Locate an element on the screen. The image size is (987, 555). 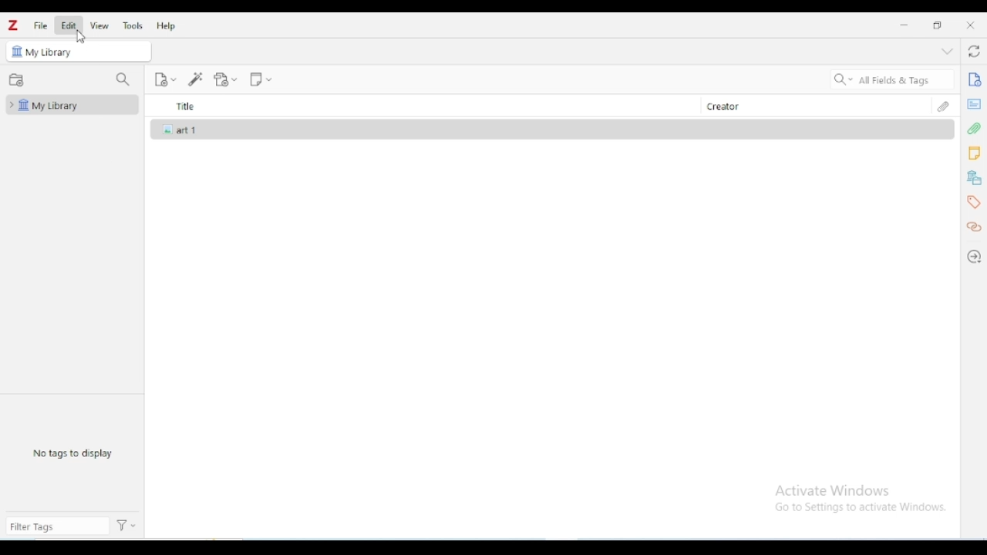
Go to Settings to activate Windows. is located at coordinates (864, 507).